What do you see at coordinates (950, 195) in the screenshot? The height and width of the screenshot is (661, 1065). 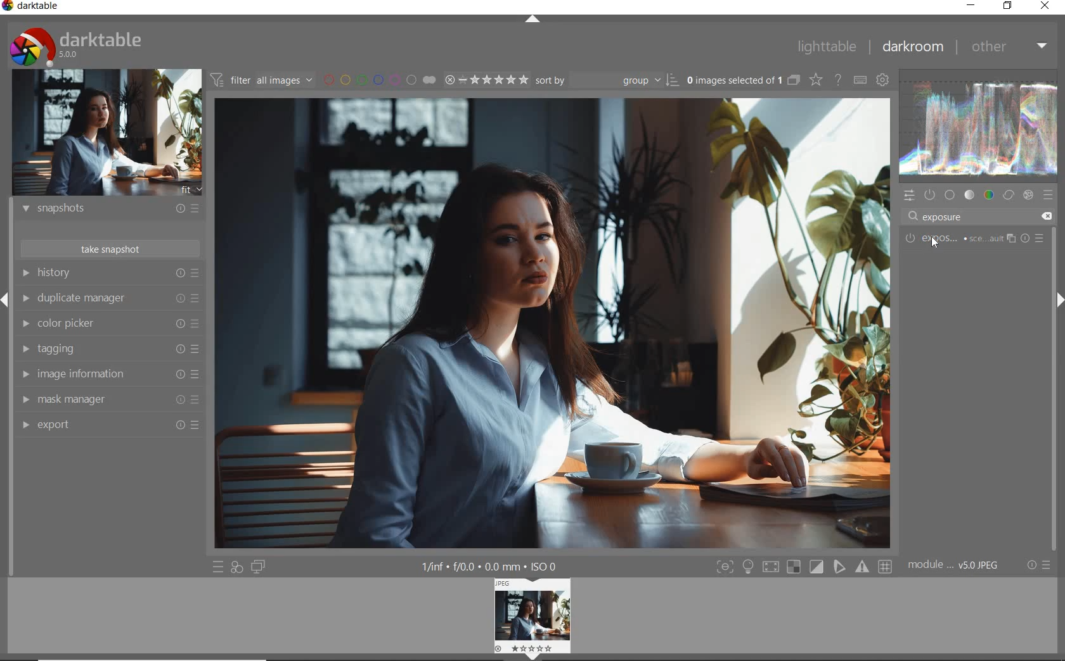 I see `base` at bounding box center [950, 195].